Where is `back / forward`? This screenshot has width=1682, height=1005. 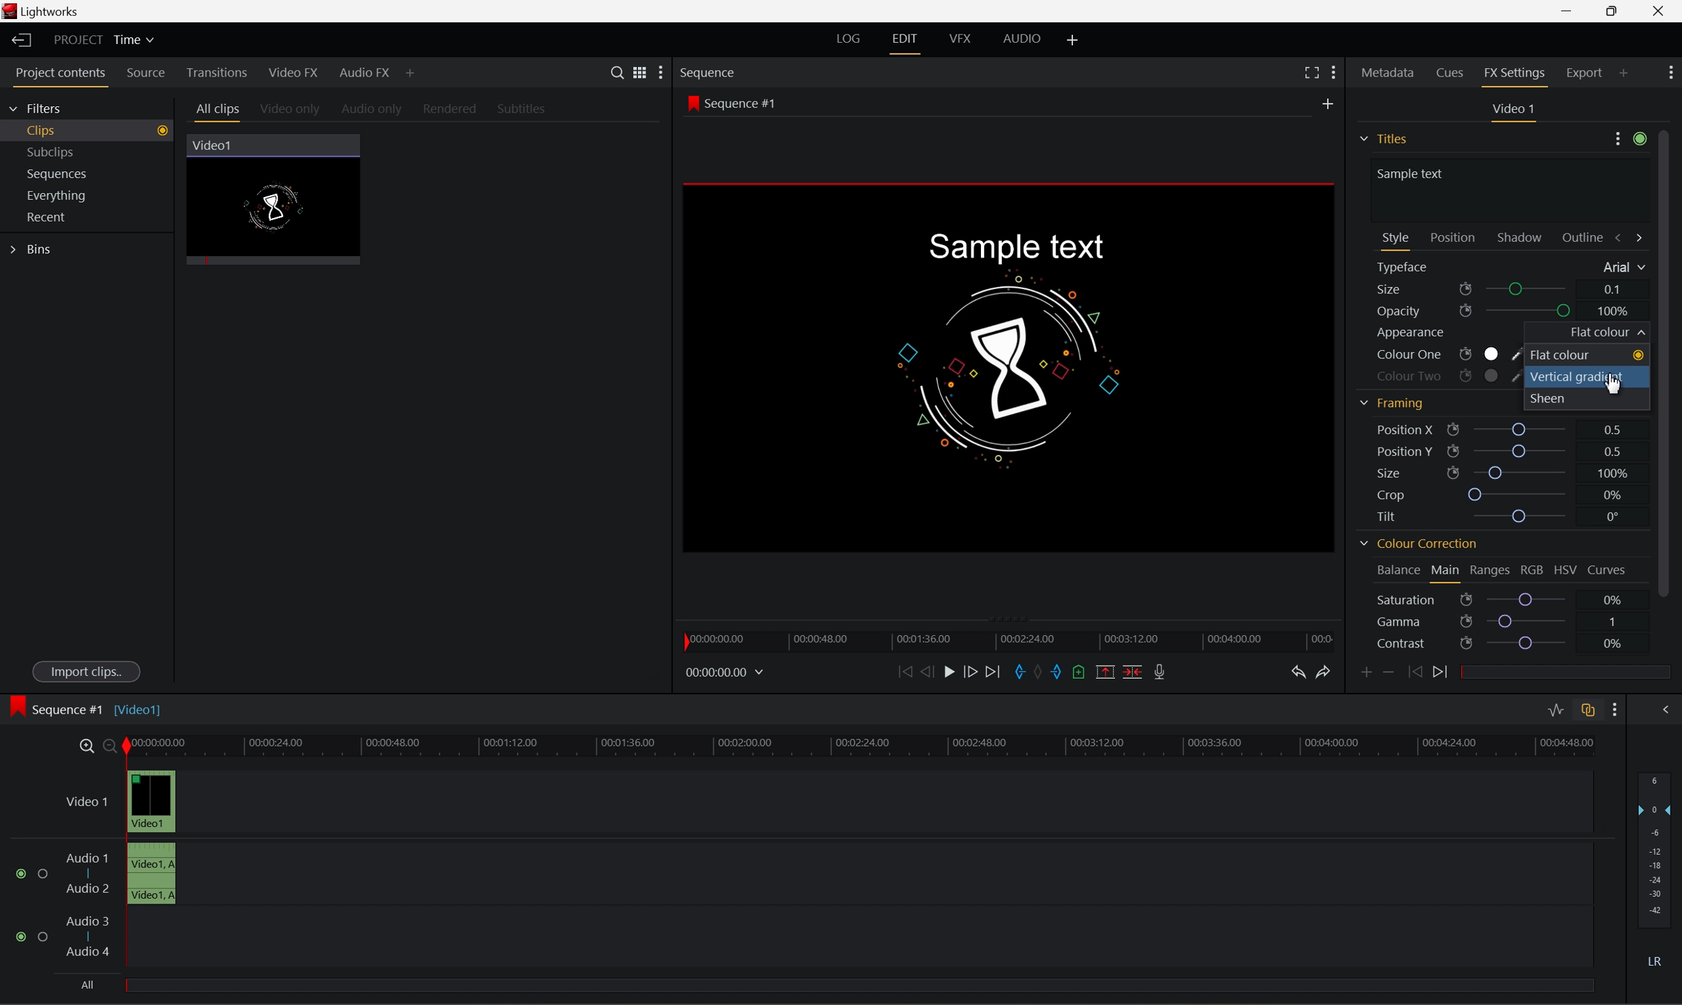 back / forward is located at coordinates (1630, 237).